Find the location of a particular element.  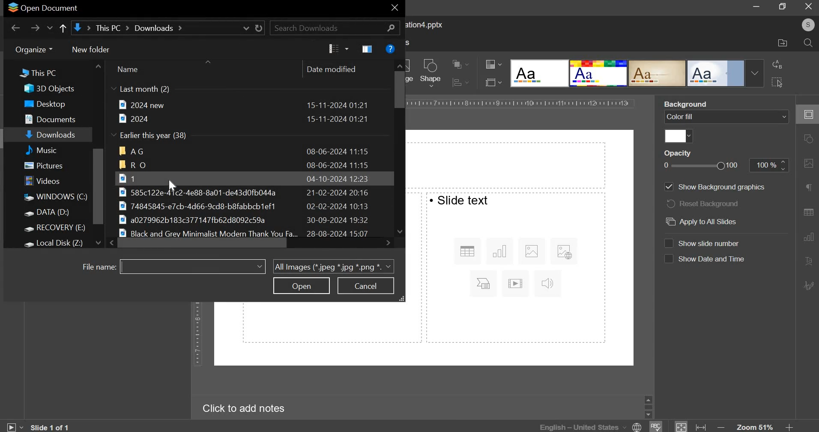

vertical slider is located at coordinates (399, 147).